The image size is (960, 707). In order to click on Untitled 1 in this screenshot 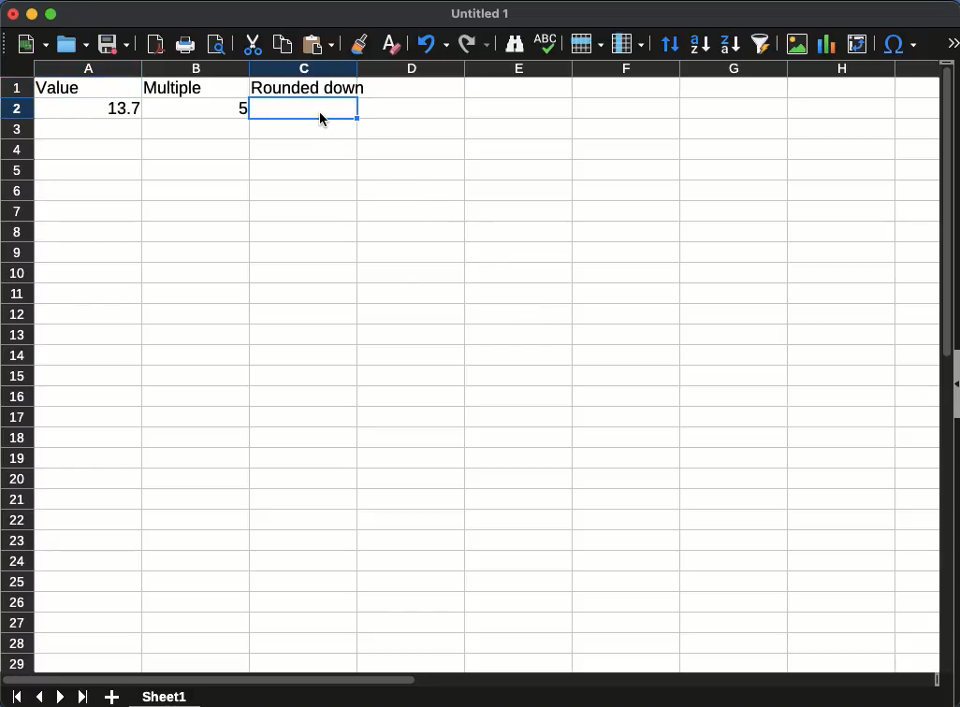, I will do `click(481, 15)`.